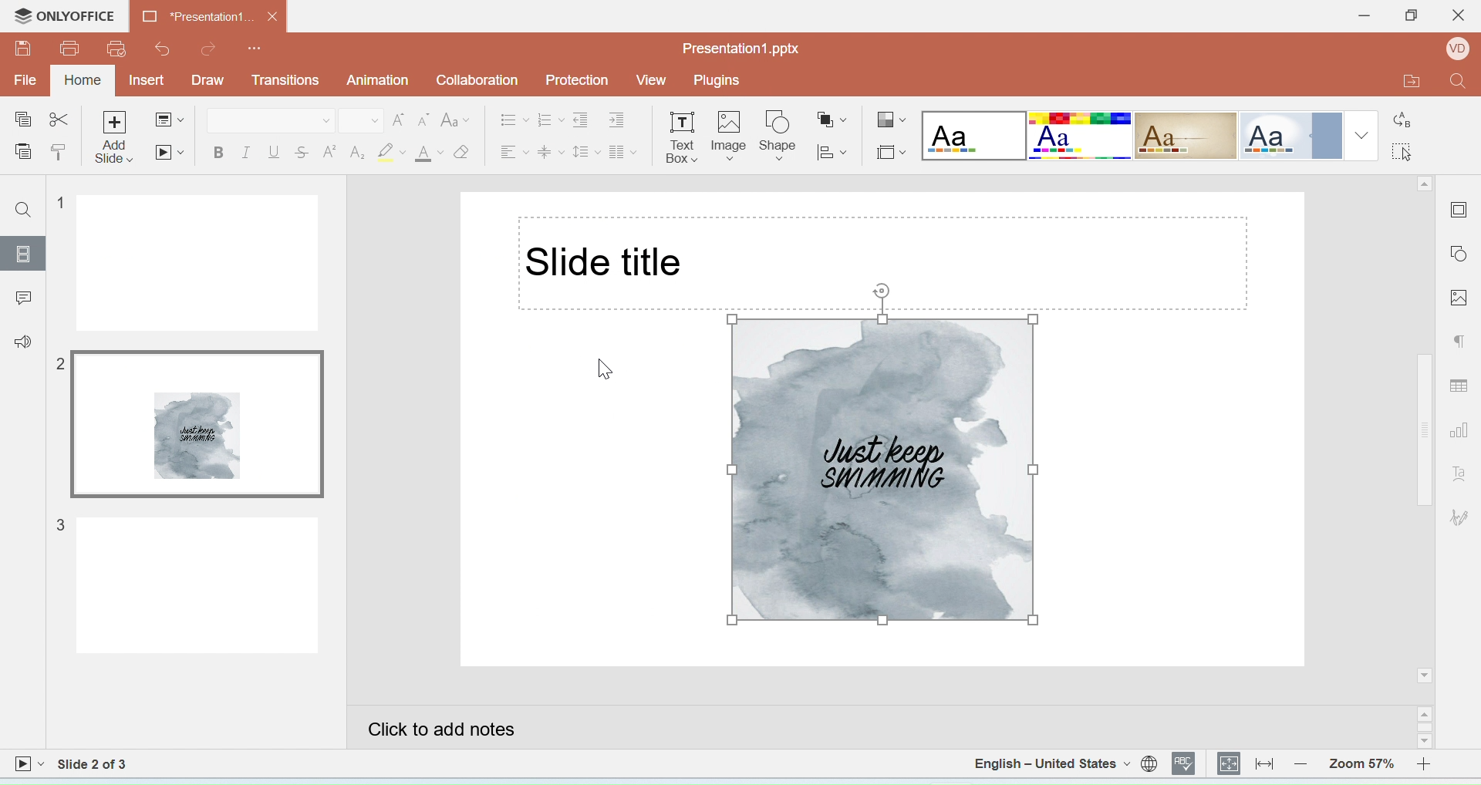  I want to click on Strikethrough, so click(303, 151).